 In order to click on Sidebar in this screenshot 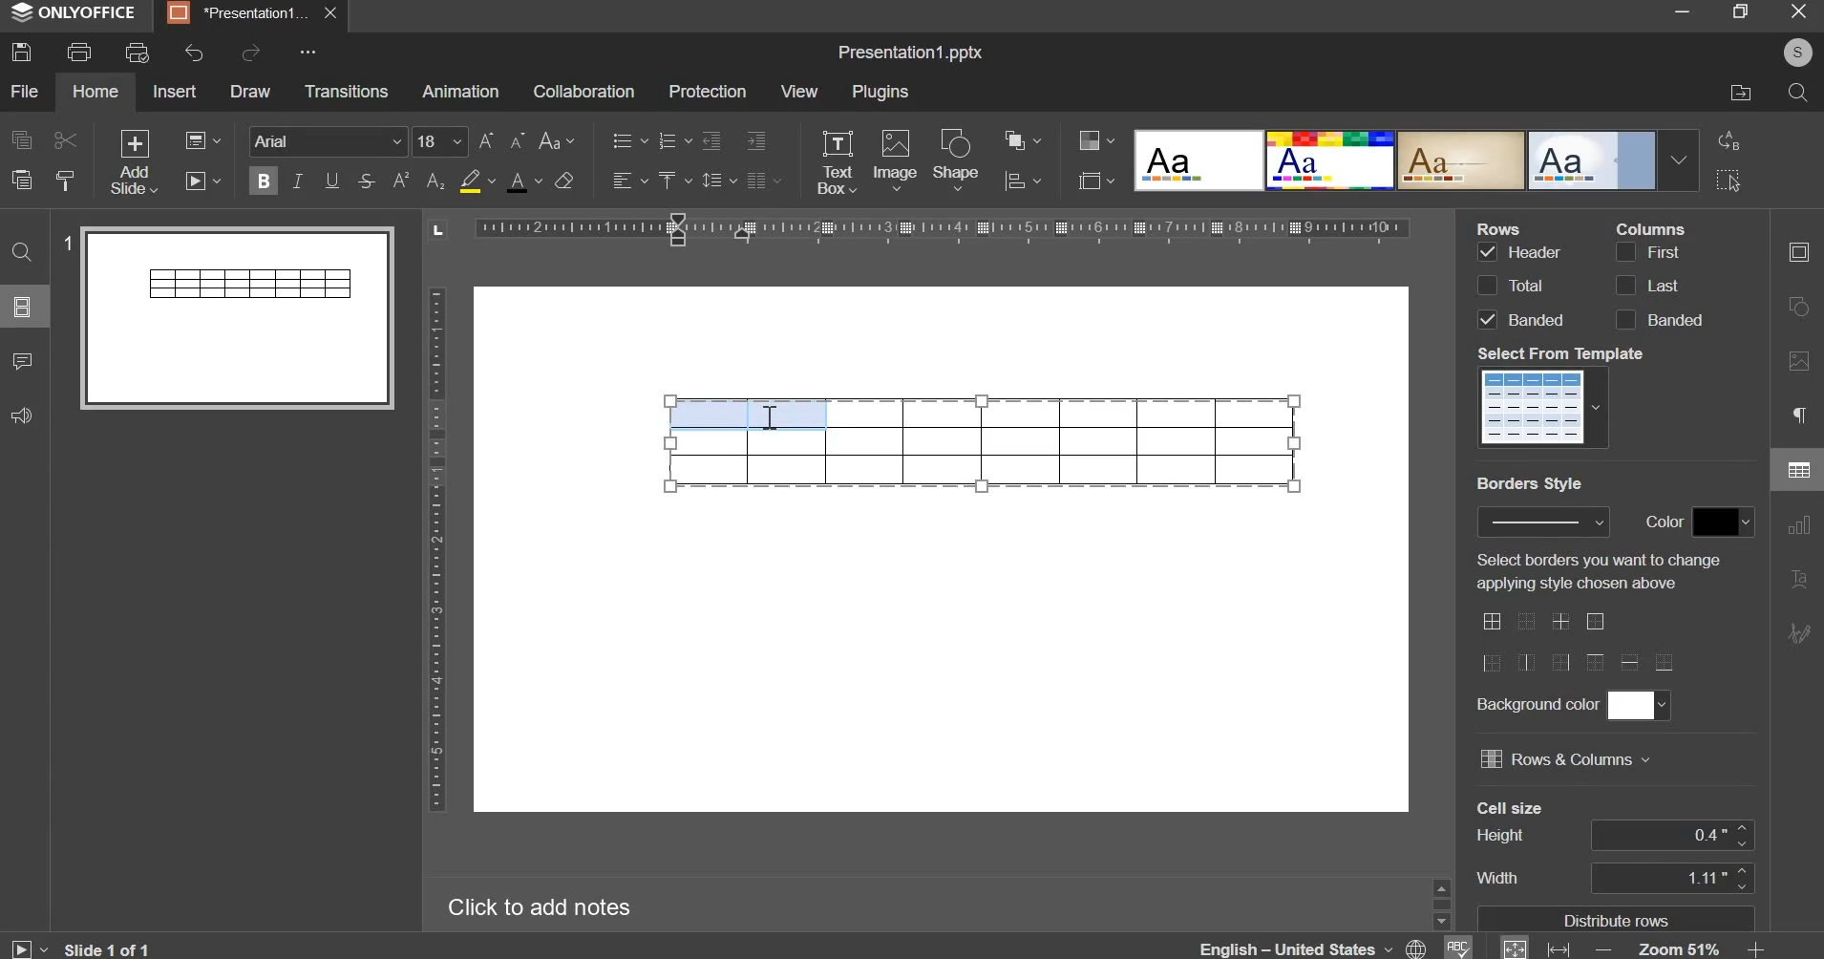, I will do `click(1440, 902)`.